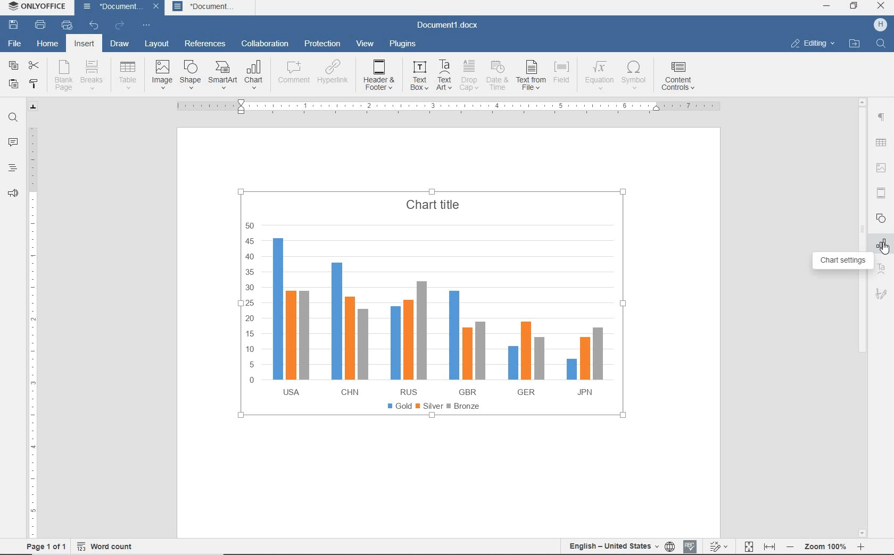 The height and width of the screenshot is (555, 894). Describe the element at coordinates (690, 545) in the screenshot. I see `spell check` at that location.